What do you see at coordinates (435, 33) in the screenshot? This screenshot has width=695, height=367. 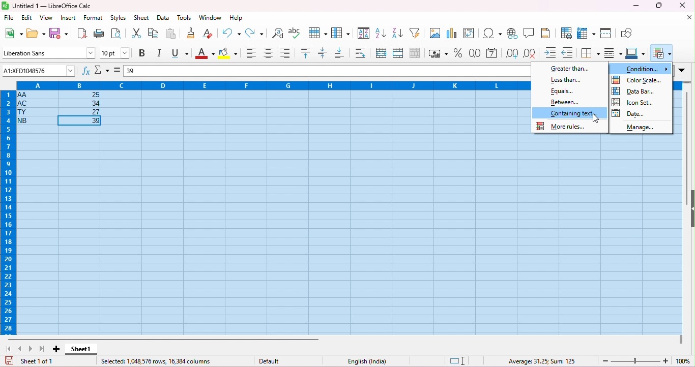 I see `insert image` at bounding box center [435, 33].